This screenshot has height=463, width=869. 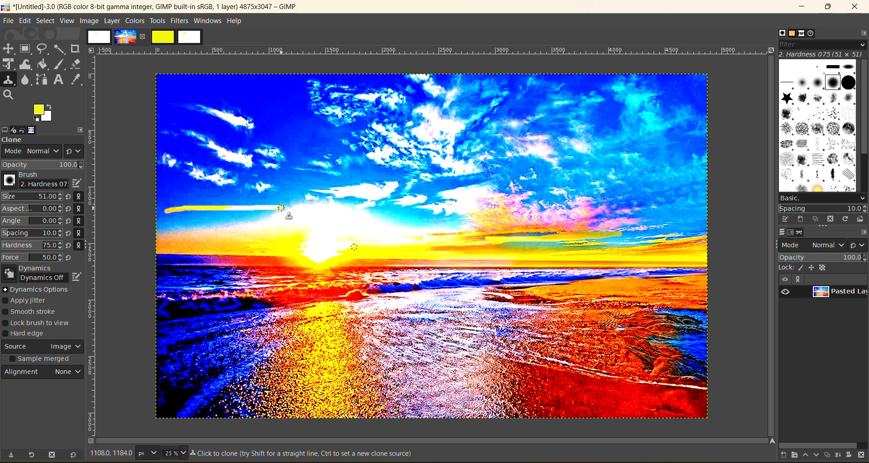 What do you see at coordinates (802, 268) in the screenshot?
I see `painting tool` at bounding box center [802, 268].